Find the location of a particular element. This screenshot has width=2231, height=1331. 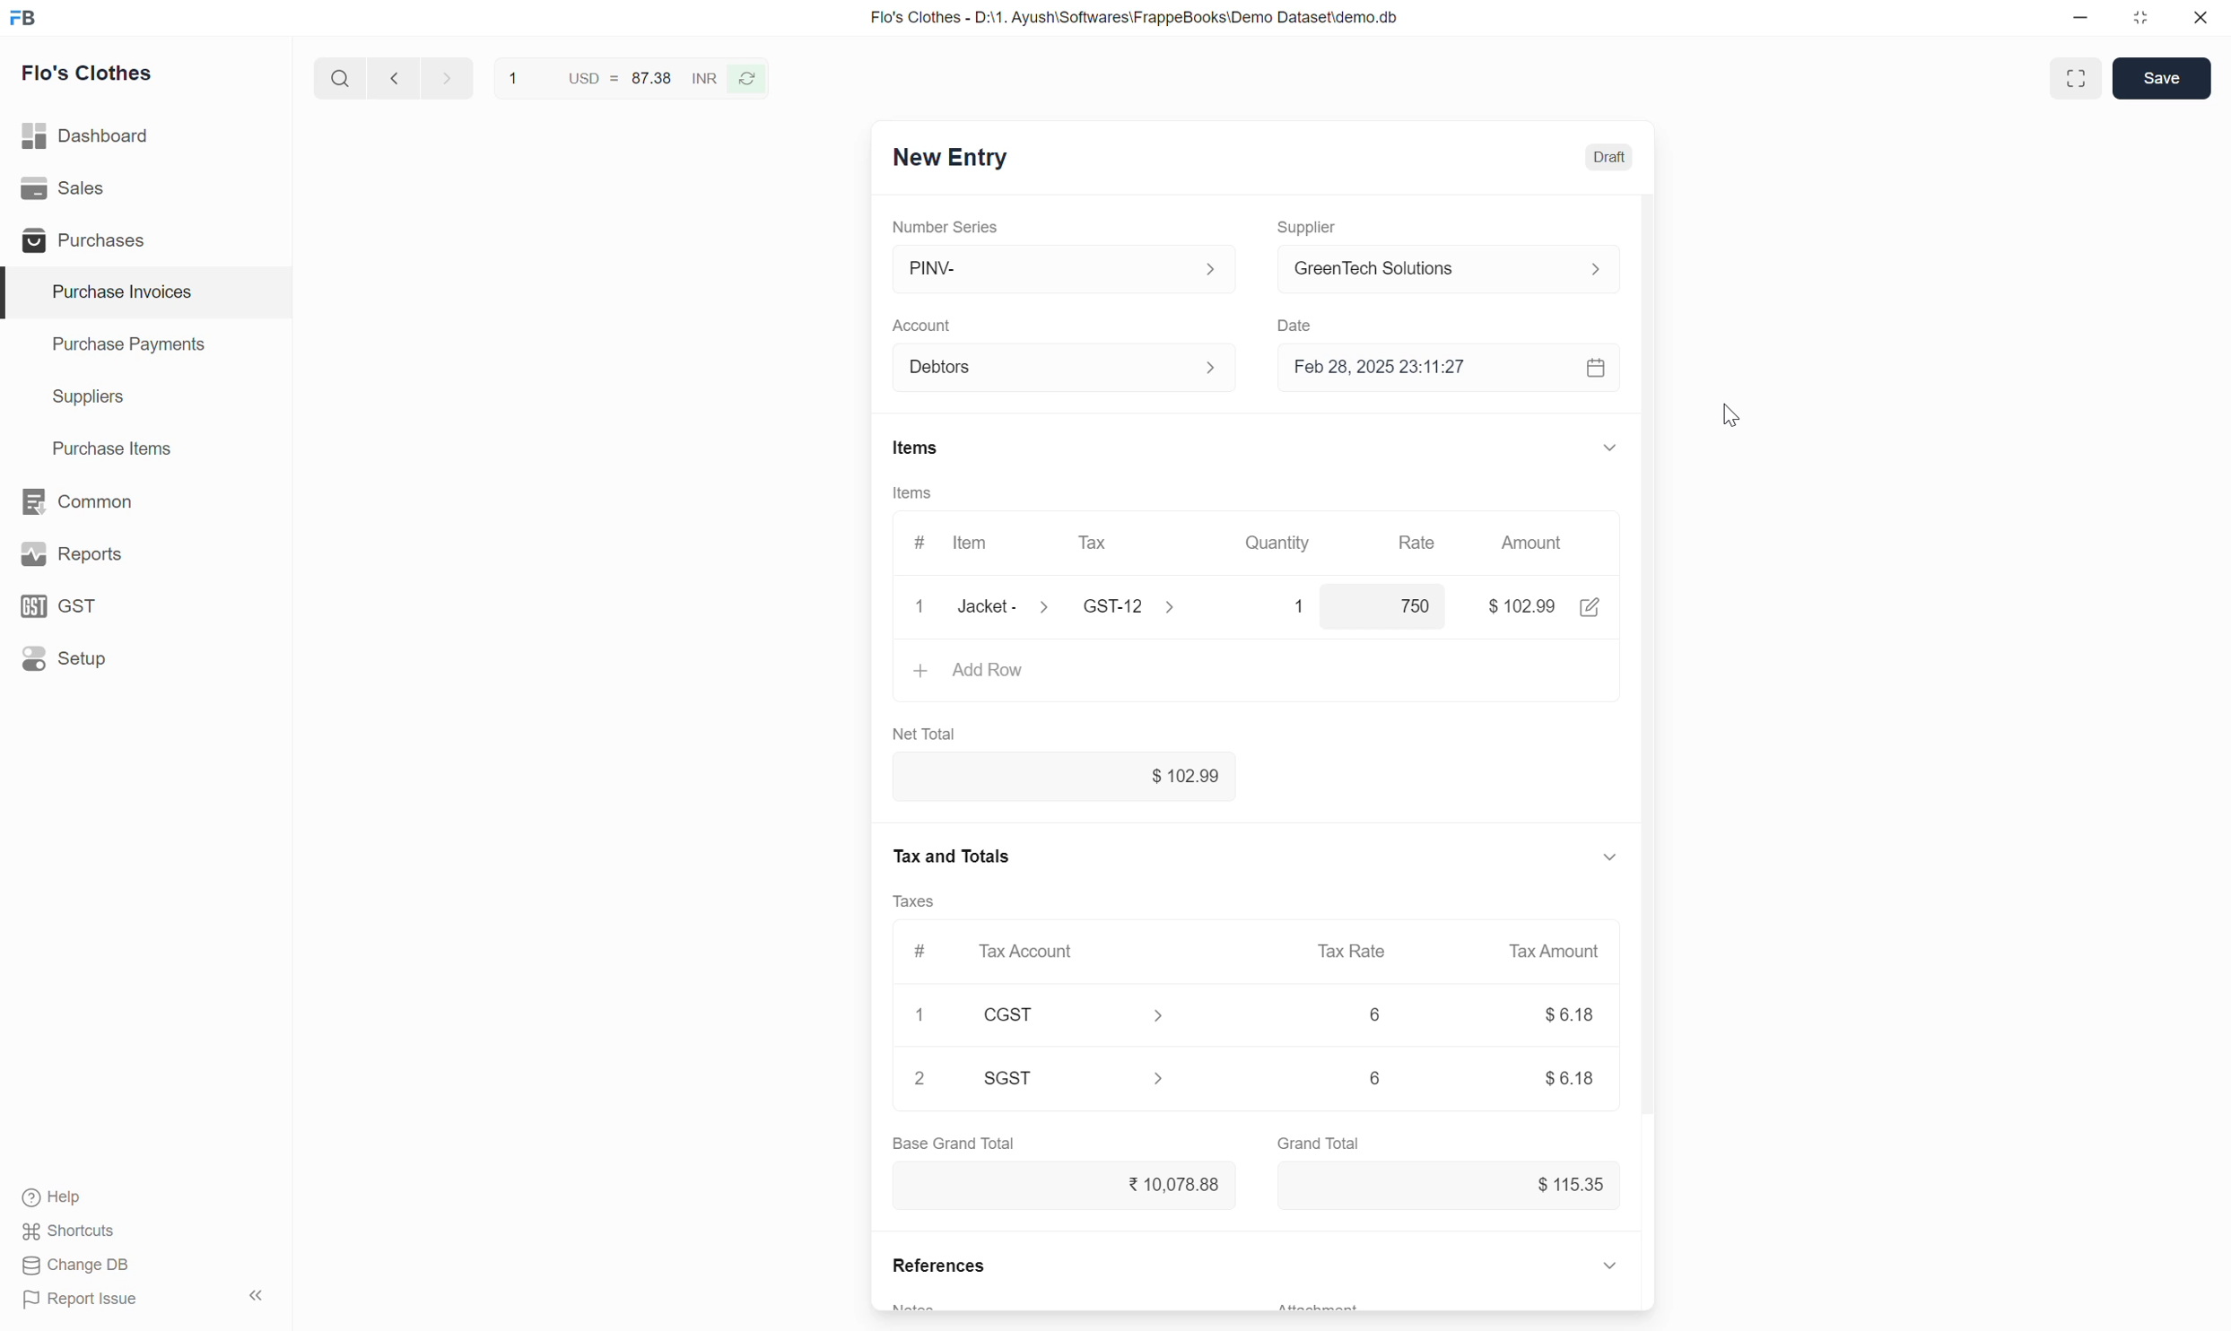

750 is located at coordinates (1387, 605).